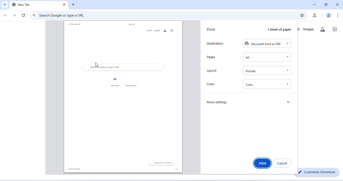 Image resolution: width=343 pixels, height=181 pixels. I want to click on google apps, so click(172, 30).